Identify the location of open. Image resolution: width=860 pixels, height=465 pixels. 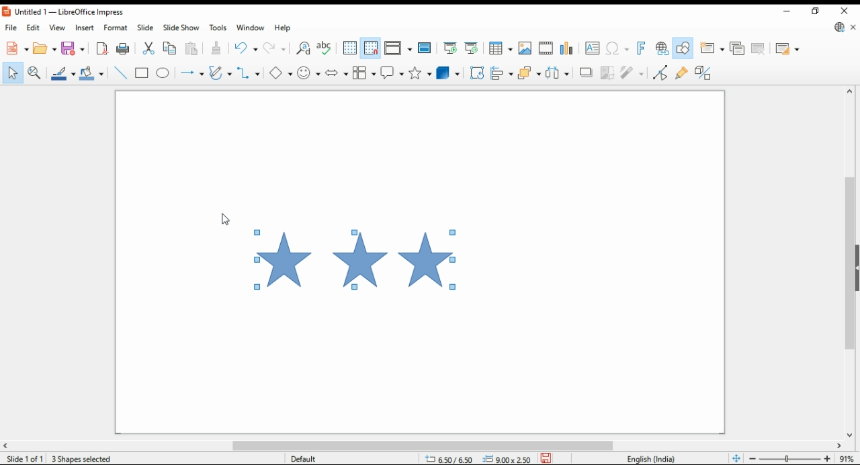
(45, 48).